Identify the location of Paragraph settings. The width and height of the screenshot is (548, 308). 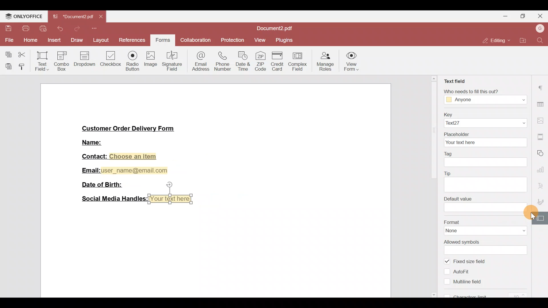
(541, 89).